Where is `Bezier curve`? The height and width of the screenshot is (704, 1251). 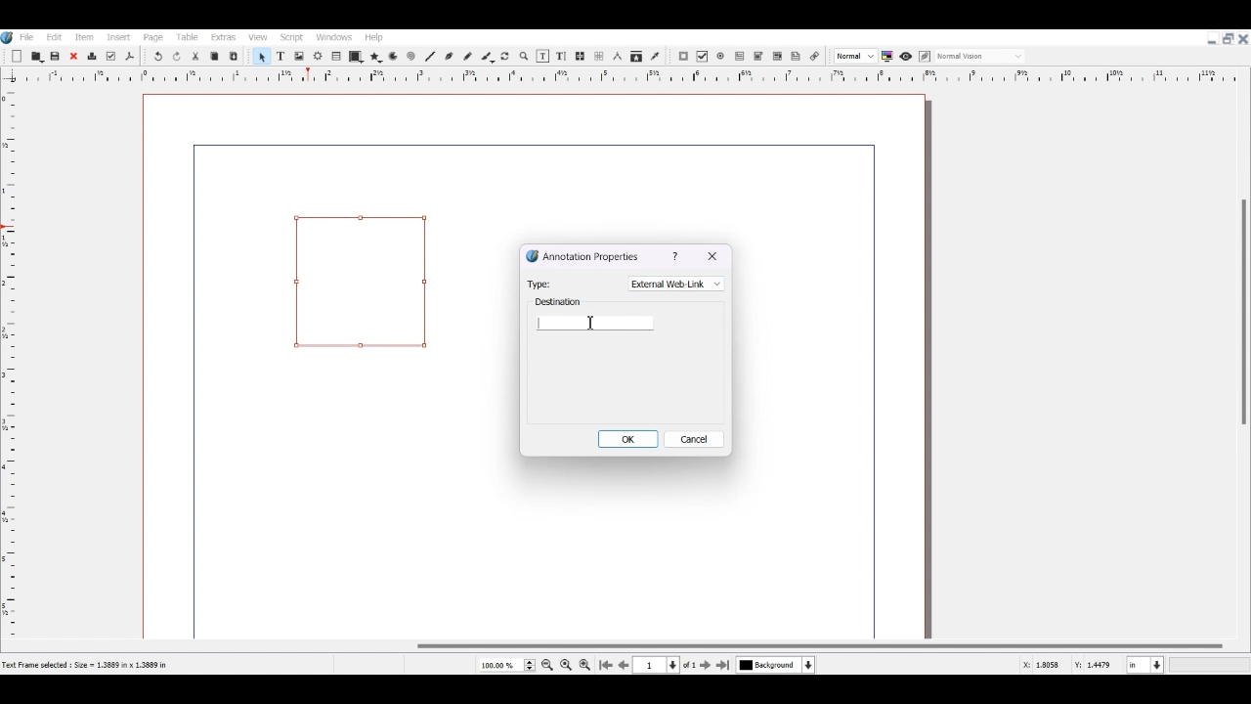 Bezier curve is located at coordinates (449, 56).